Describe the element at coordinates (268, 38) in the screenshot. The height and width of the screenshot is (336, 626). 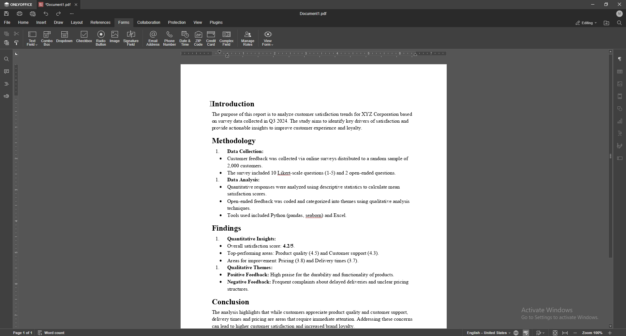
I see `view form` at that location.